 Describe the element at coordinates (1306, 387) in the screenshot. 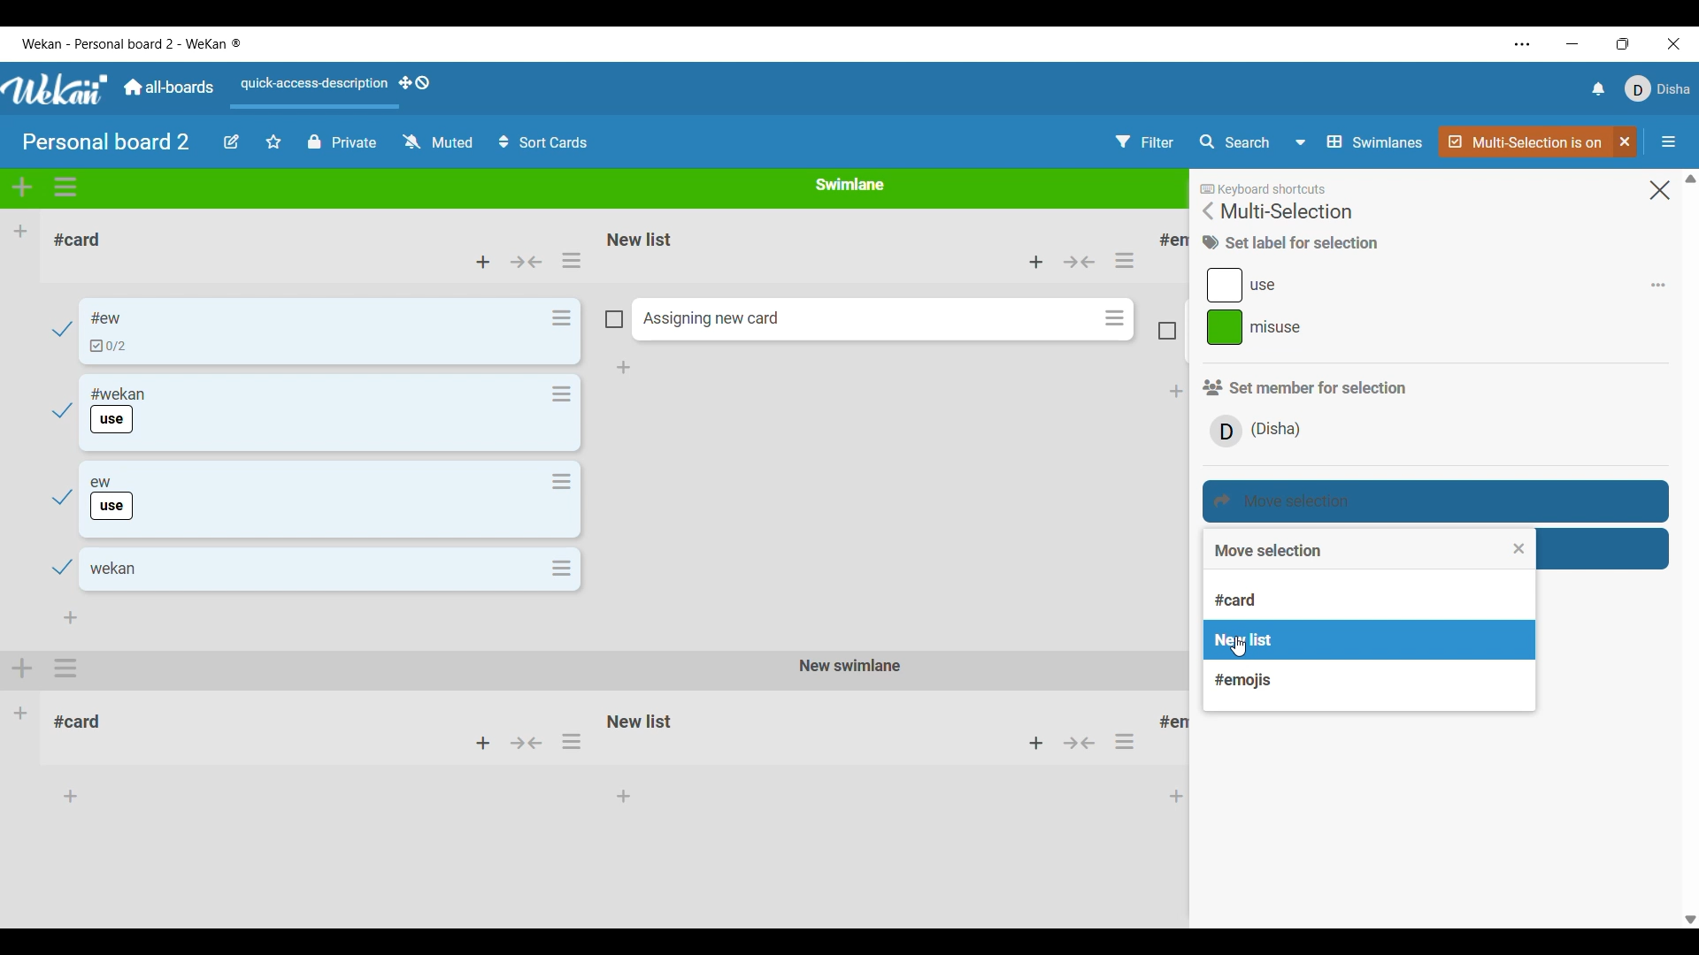

I see `Section title` at that location.